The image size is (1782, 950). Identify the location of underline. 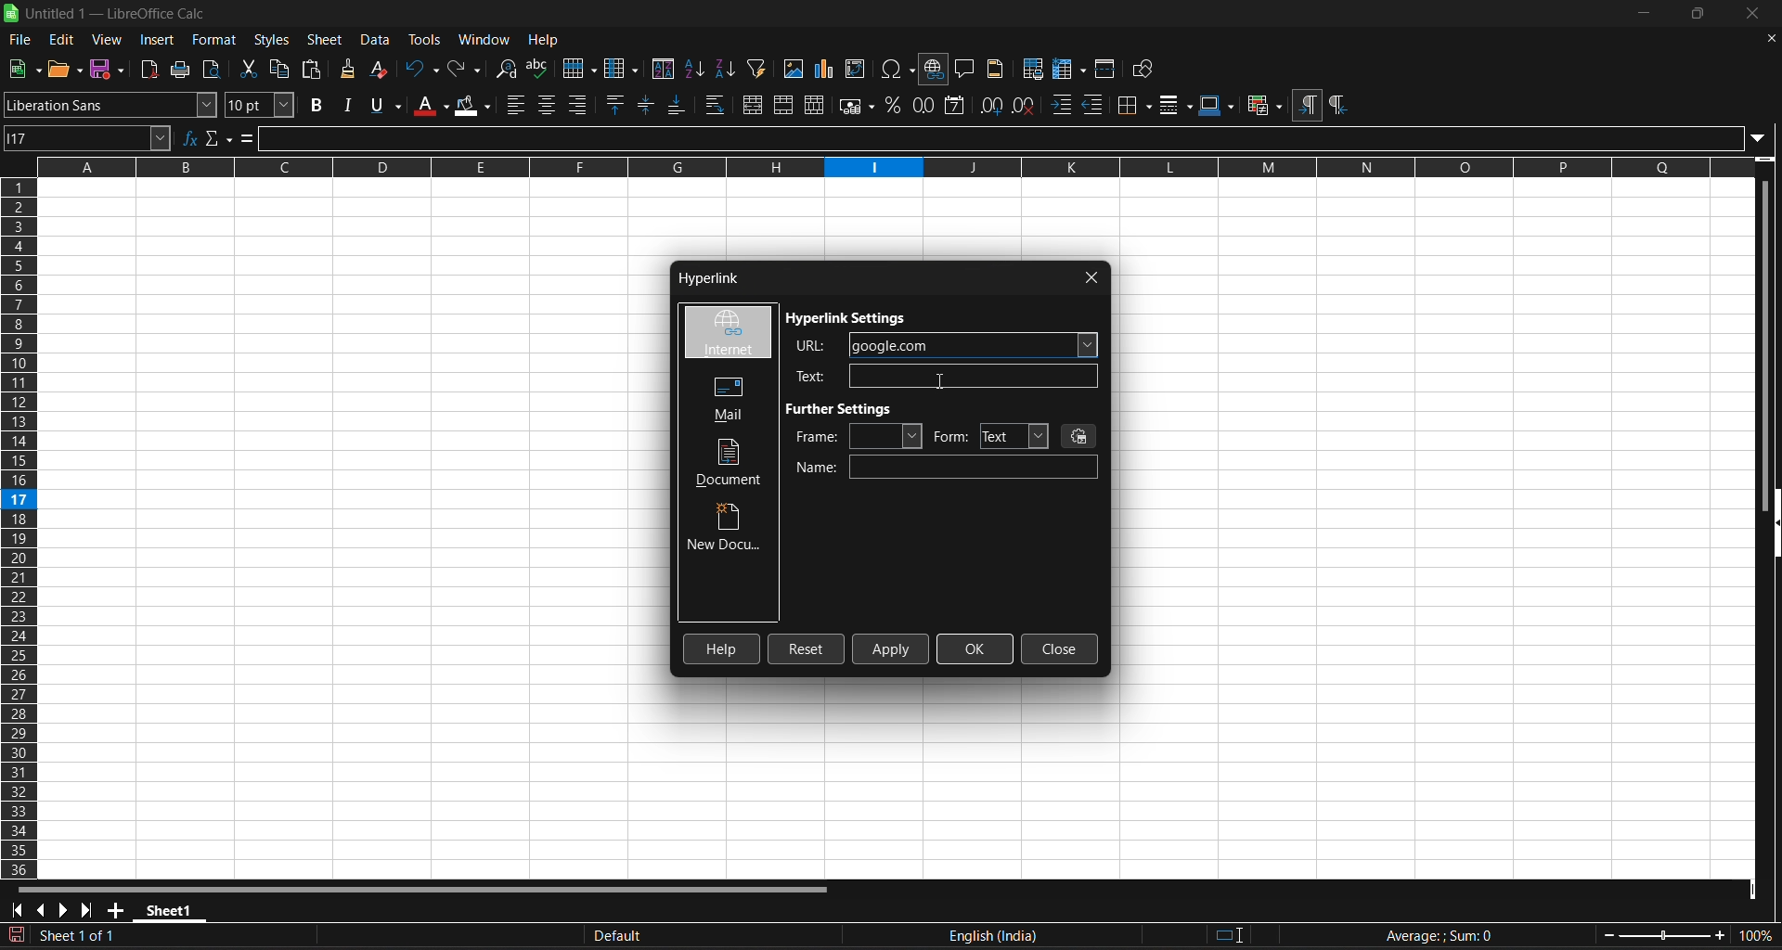
(384, 105).